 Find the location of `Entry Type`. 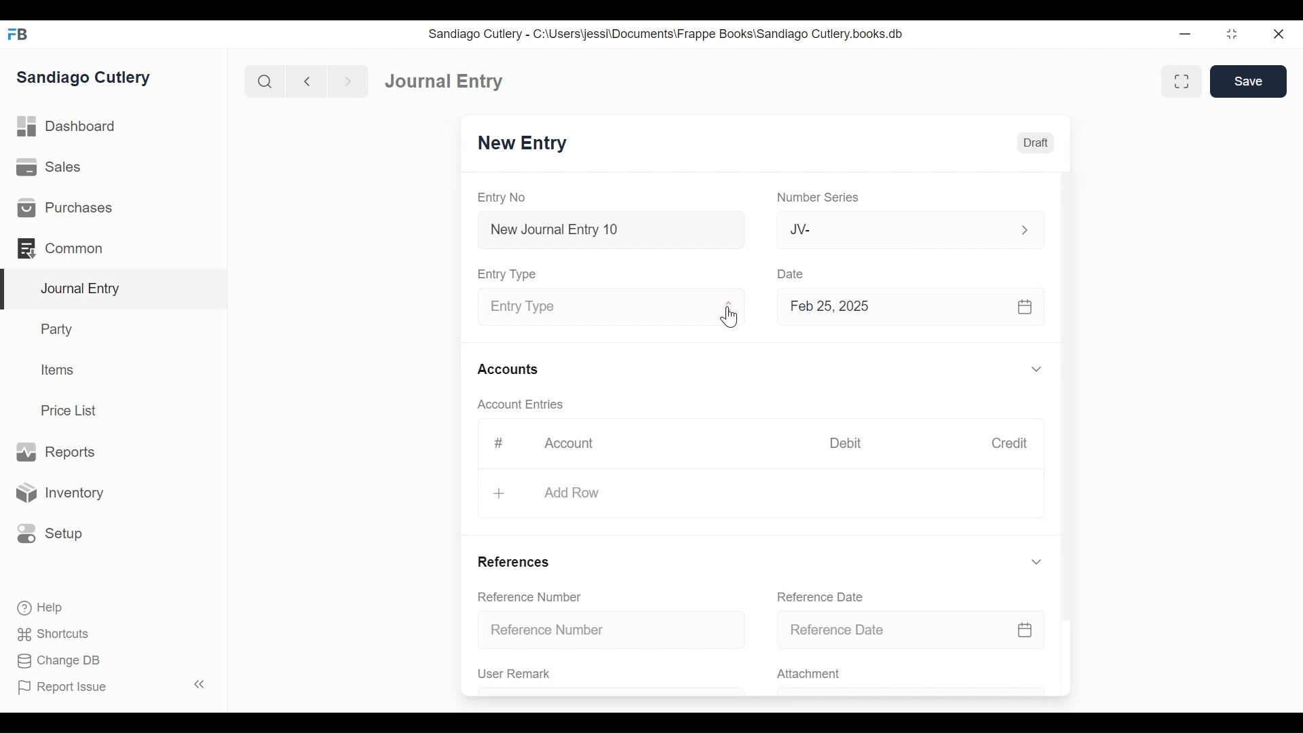

Entry Type is located at coordinates (511, 274).